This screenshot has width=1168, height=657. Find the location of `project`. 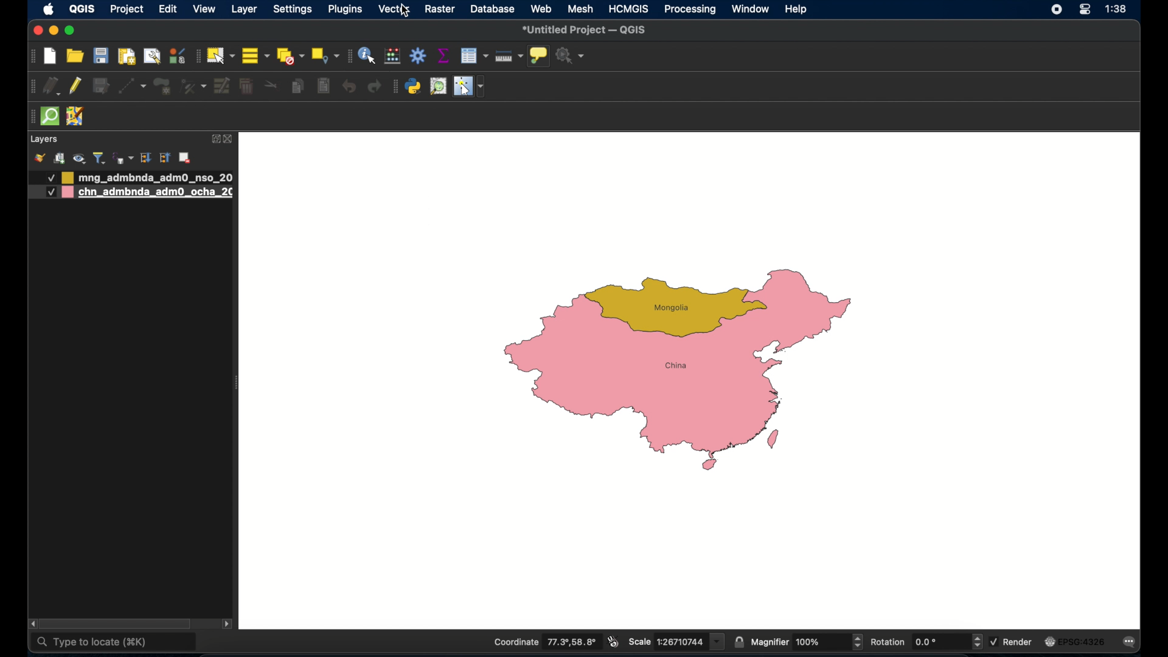

project is located at coordinates (125, 10).